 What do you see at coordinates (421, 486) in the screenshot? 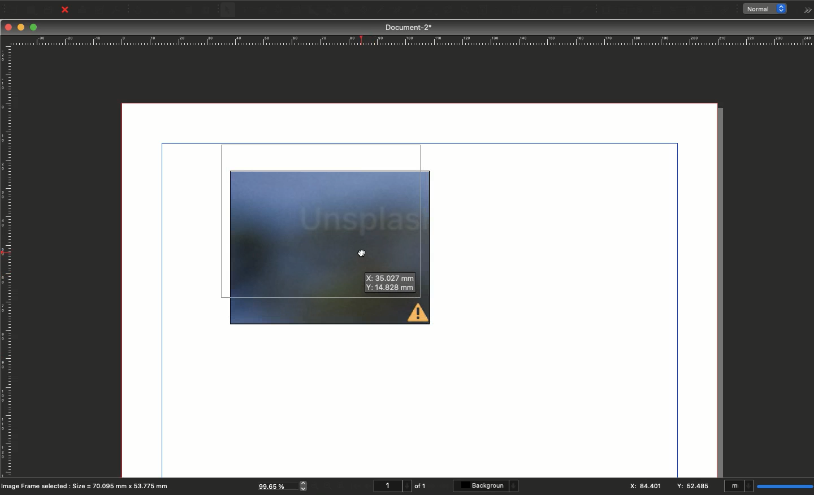
I see `of 1` at bounding box center [421, 486].